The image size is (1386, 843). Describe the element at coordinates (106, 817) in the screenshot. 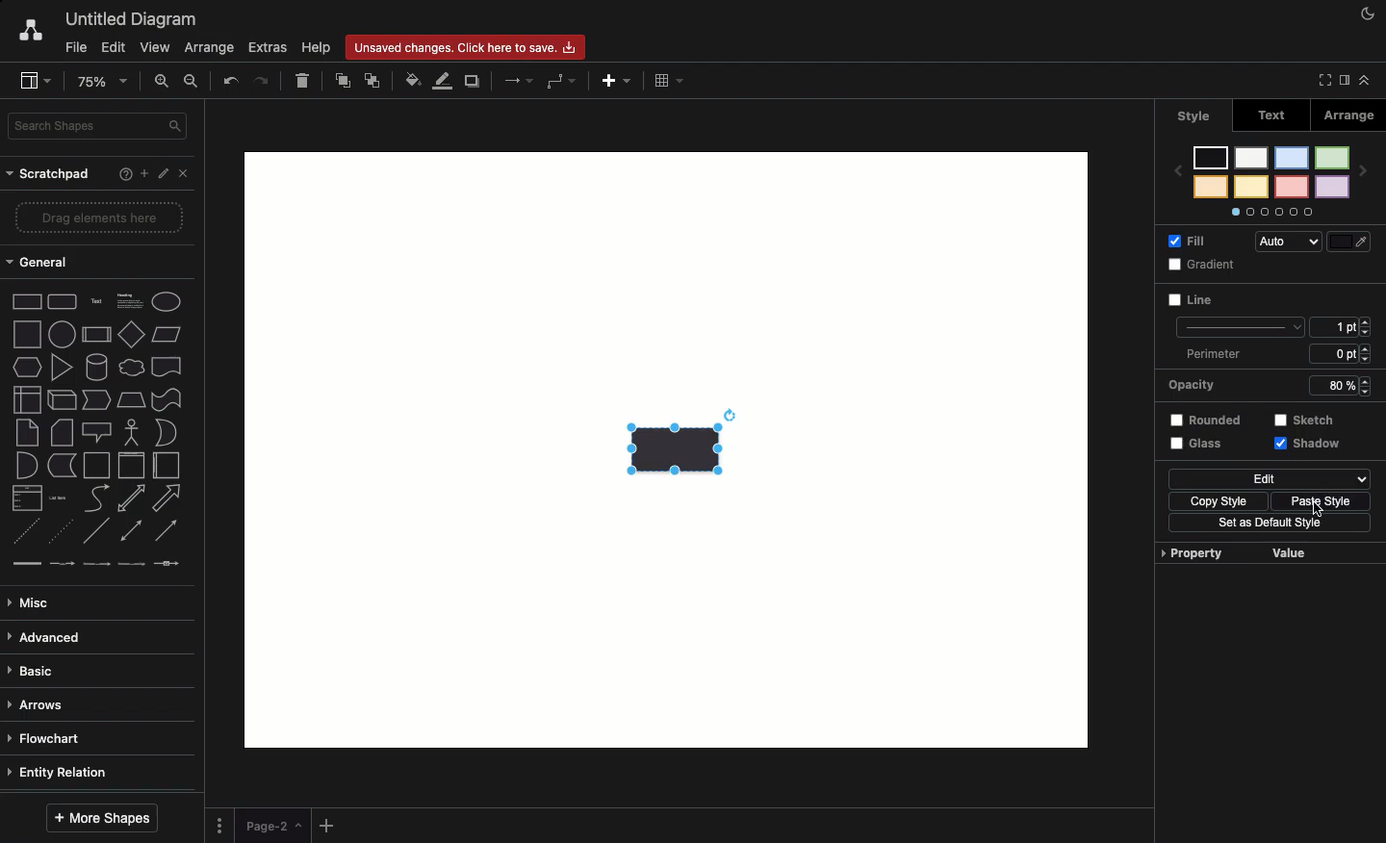

I see `More shapes` at that location.